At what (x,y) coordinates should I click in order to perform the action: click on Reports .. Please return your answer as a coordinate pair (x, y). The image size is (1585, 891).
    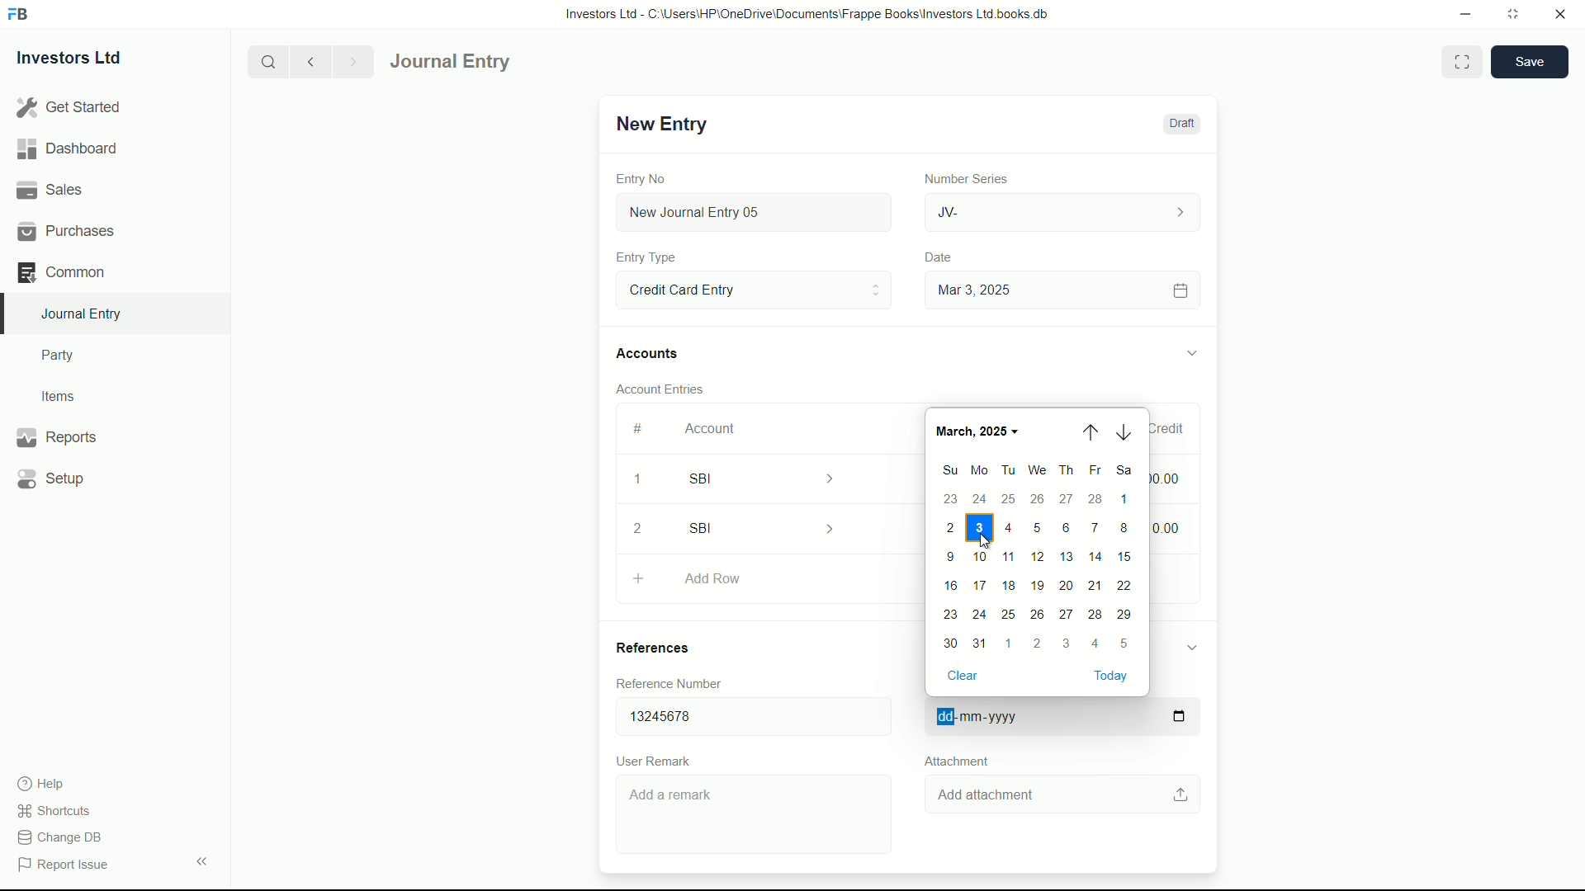
    Looking at the image, I should click on (56, 435).